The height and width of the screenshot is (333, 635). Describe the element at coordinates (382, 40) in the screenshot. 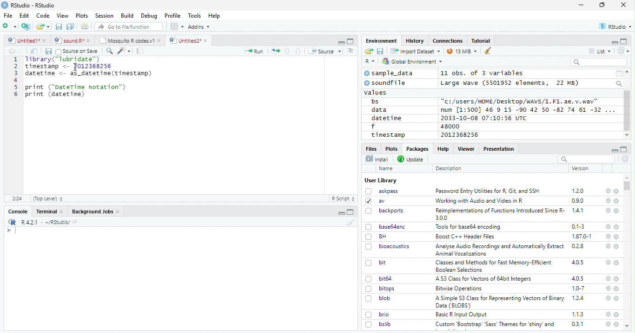

I see `Environment` at that location.